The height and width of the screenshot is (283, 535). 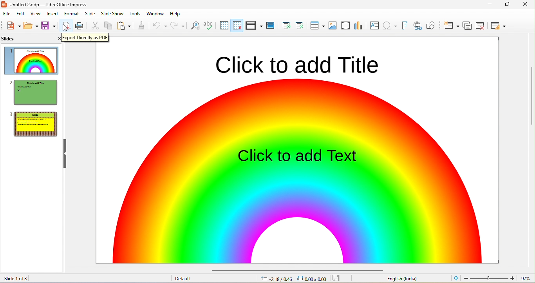 I want to click on format, so click(x=72, y=14).